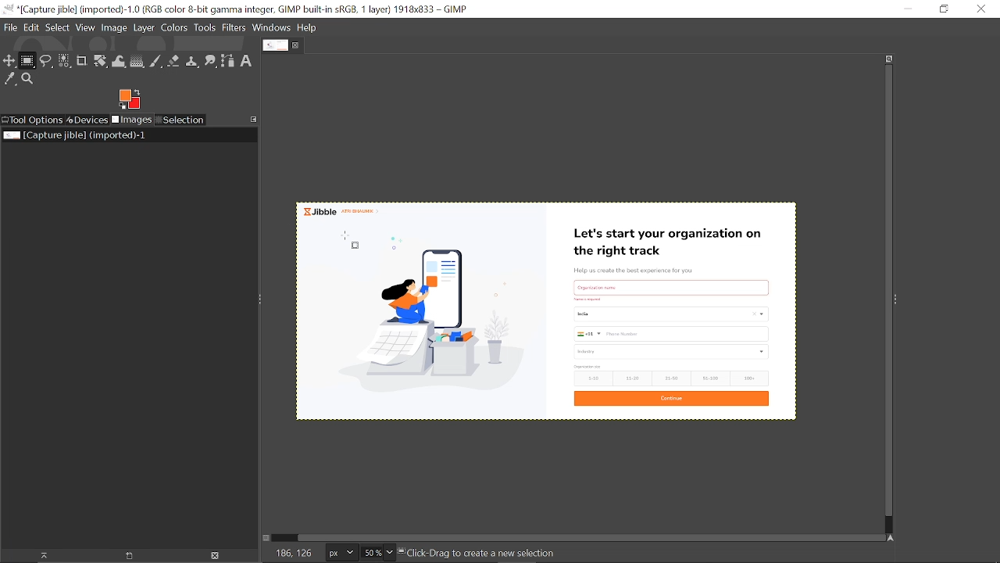 Image resolution: width=1000 pixels, height=563 pixels. What do you see at coordinates (58, 27) in the screenshot?
I see `Select` at bounding box center [58, 27].